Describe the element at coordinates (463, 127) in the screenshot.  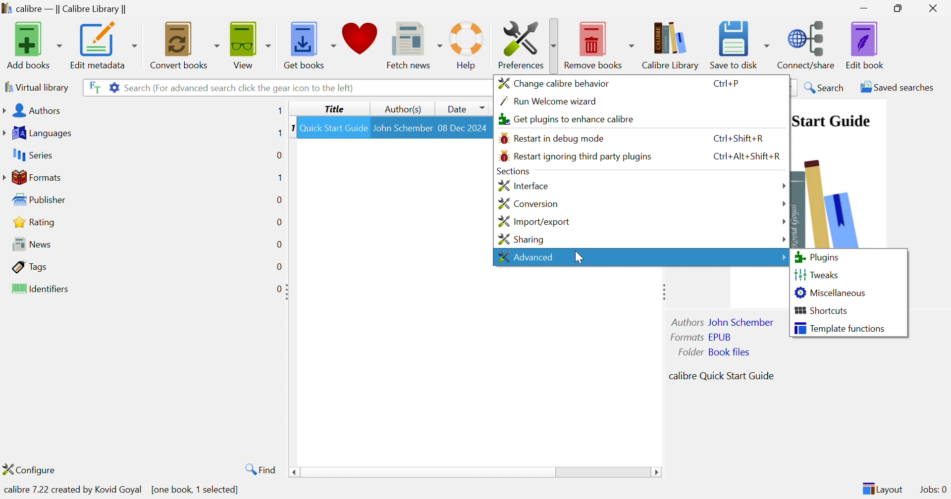
I see `08 Dec 2024` at that location.